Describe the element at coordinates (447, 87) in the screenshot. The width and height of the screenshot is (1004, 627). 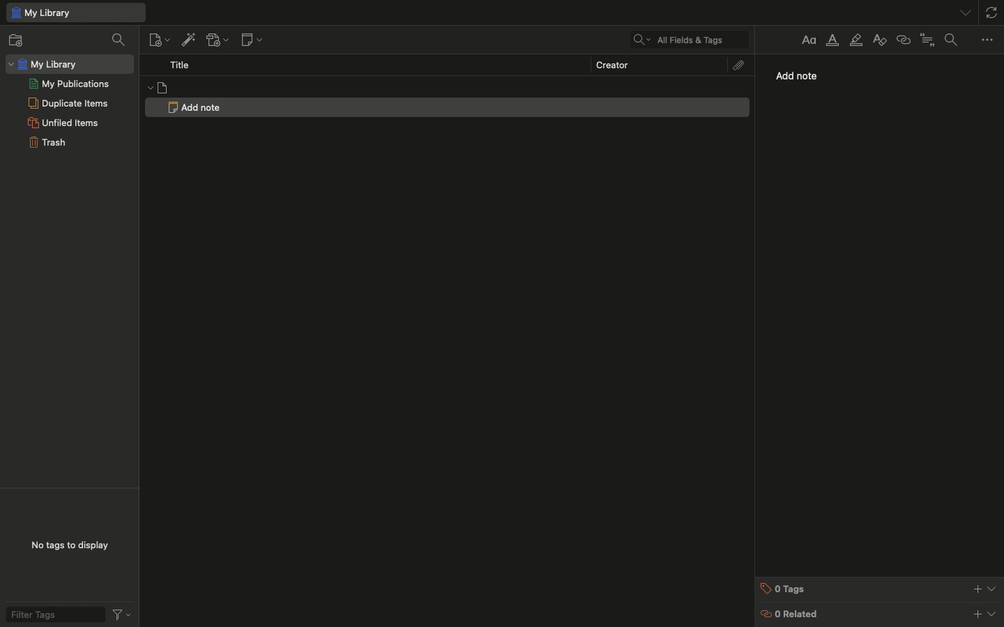
I see `Item` at that location.